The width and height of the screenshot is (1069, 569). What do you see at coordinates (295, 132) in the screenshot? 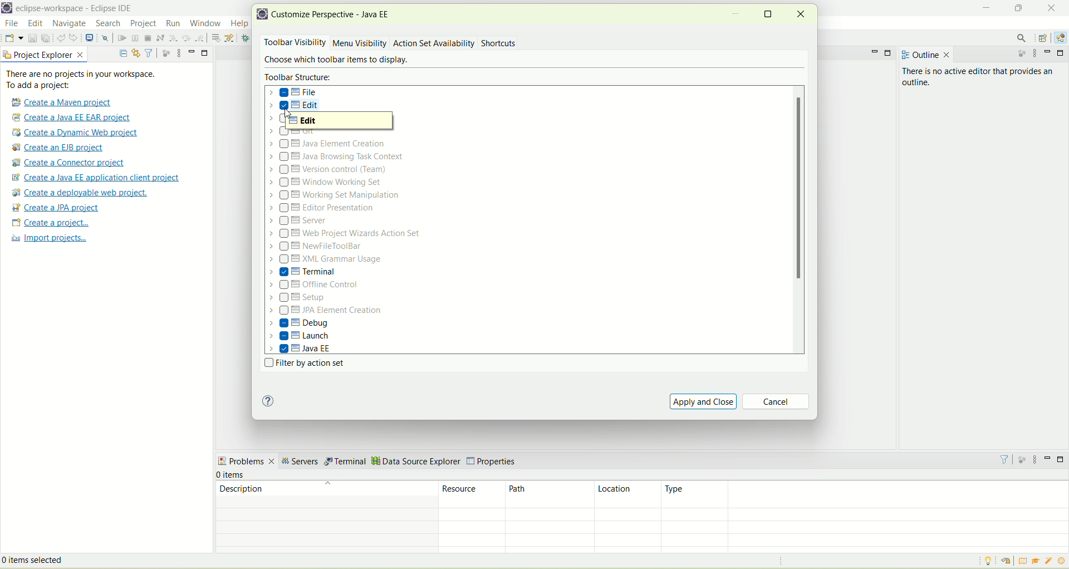
I see `git` at bounding box center [295, 132].